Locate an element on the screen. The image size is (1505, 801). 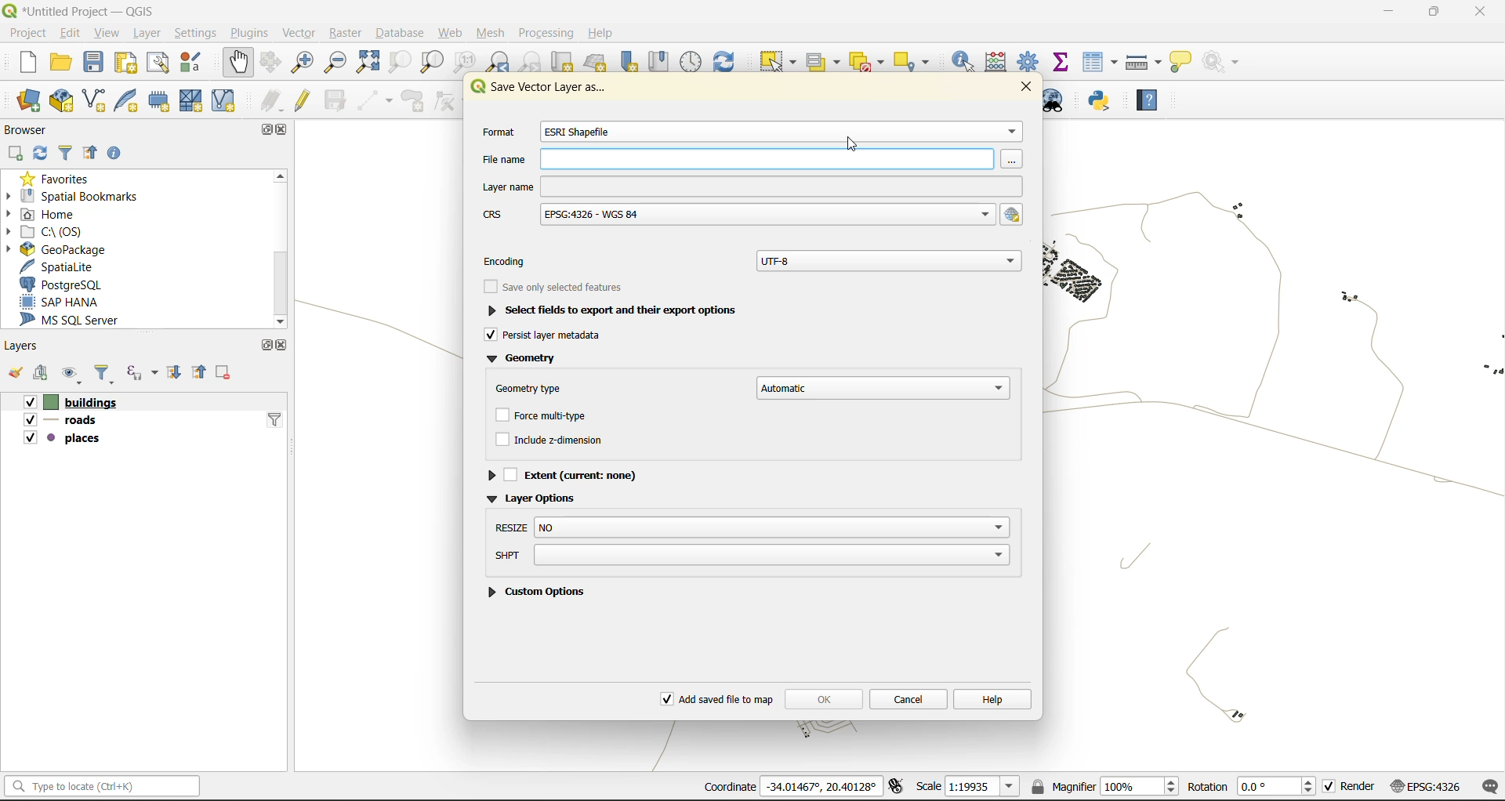
crs is located at coordinates (737, 216).